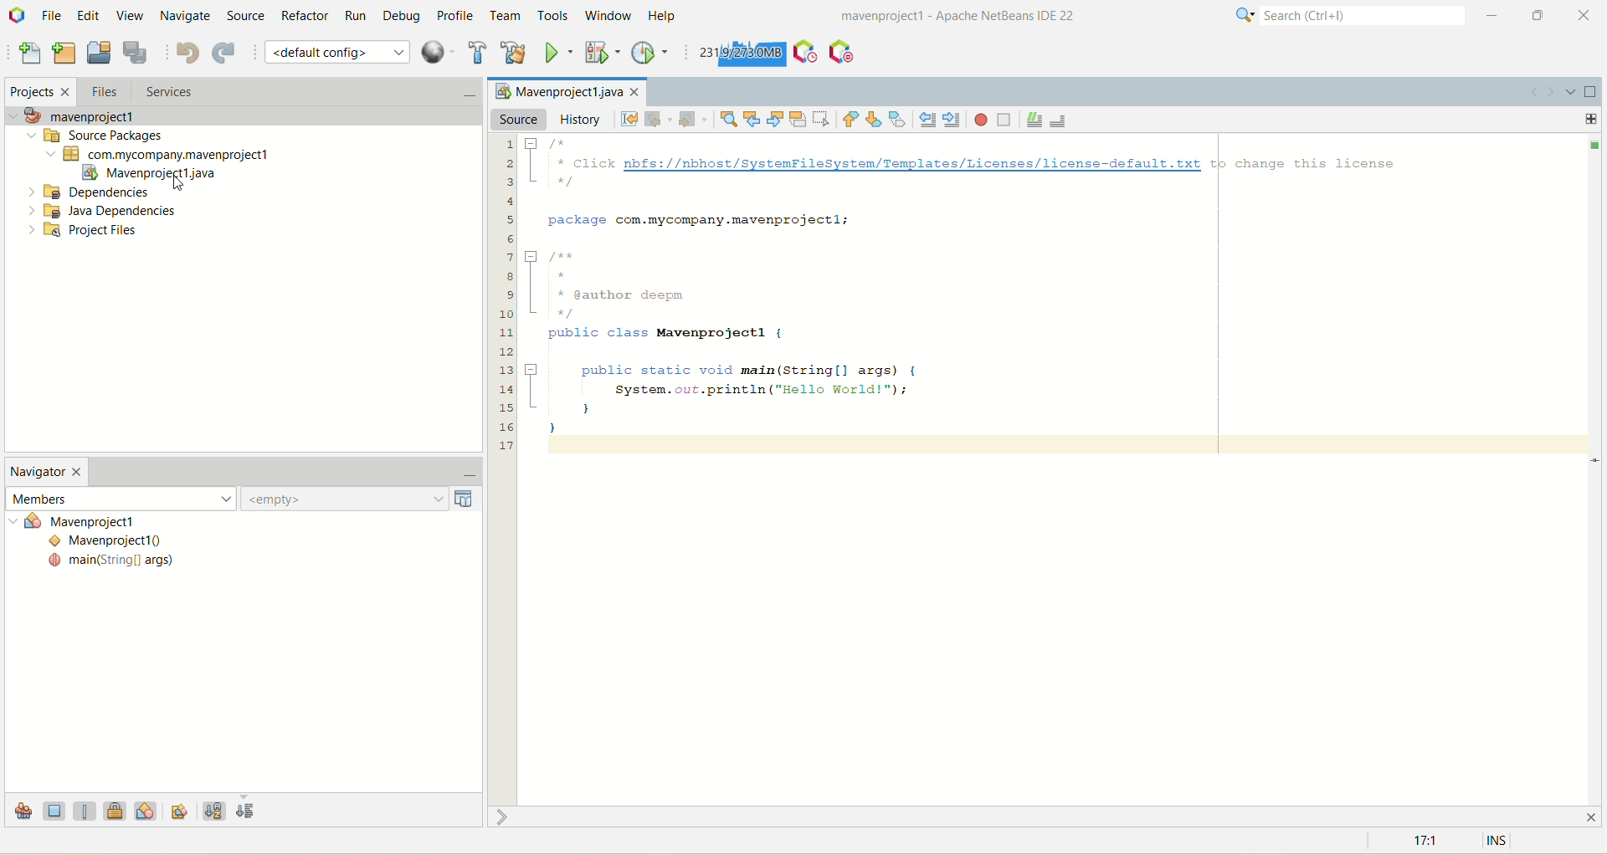  What do you see at coordinates (187, 53) in the screenshot?
I see `undo` at bounding box center [187, 53].